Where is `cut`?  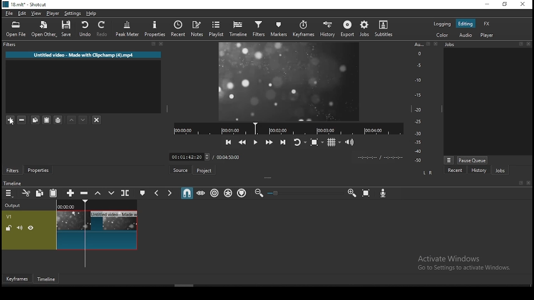
cut is located at coordinates (26, 193).